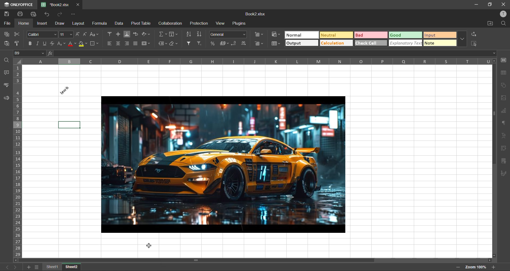  What do you see at coordinates (240, 24) in the screenshot?
I see `plugins` at bounding box center [240, 24].